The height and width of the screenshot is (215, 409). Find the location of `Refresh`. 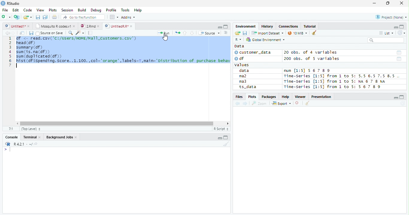

Refresh is located at coordinates (402, 32).